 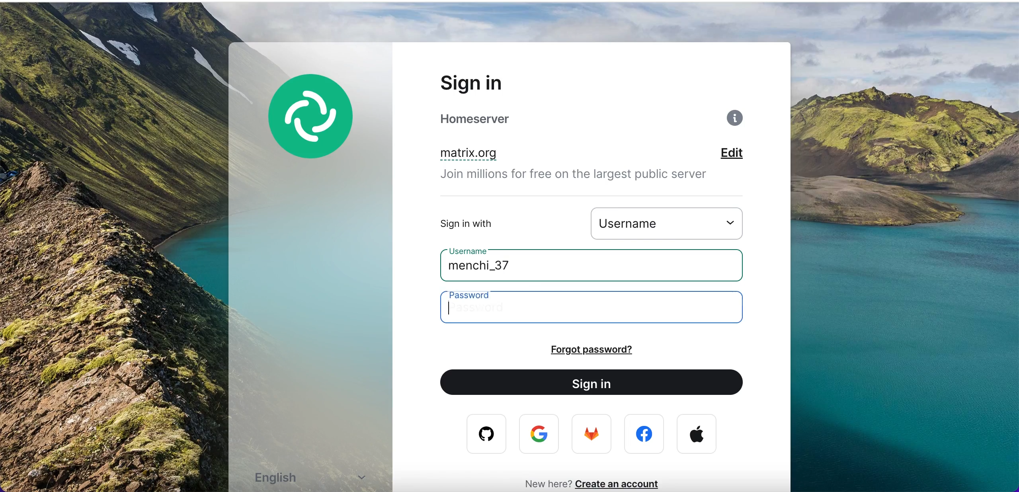 I want to click on menchi_37, so click(x=498, y=269).